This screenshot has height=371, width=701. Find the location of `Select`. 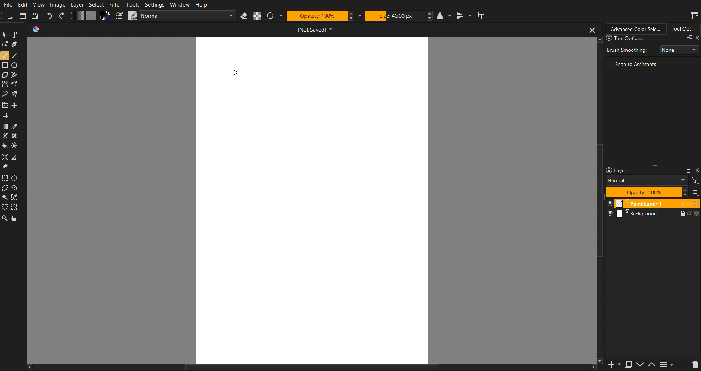

Select is located at coordinates (97, 5).